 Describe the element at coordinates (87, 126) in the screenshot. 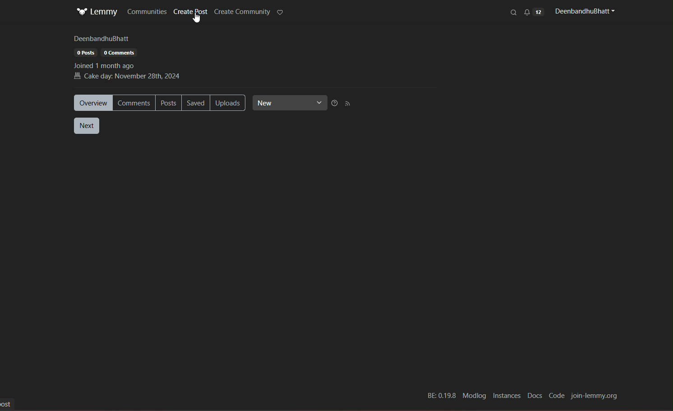

I see `next` at that location.